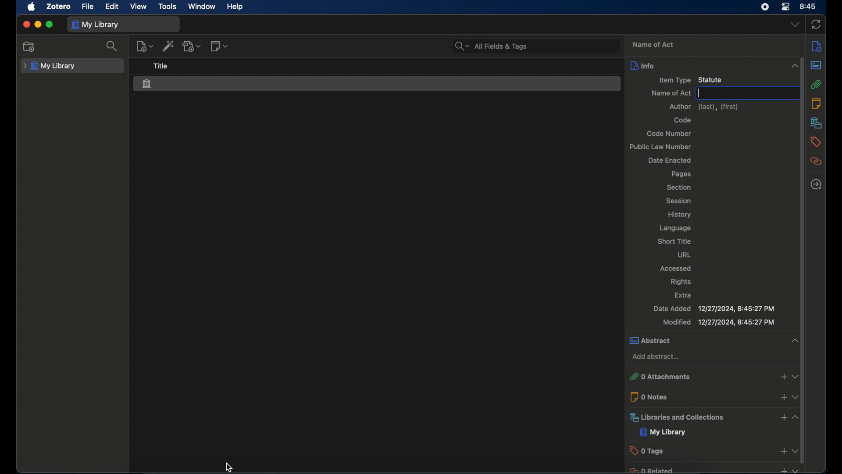  What do you see at coordinates (660, 147) in the screenshot?
I see `public law number` at bounding box center [660, 147].